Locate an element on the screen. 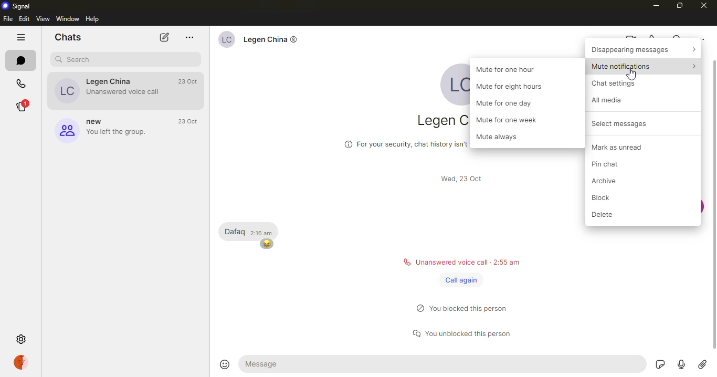 The image size is (717, 377). close is located at coordinates (702, 5).